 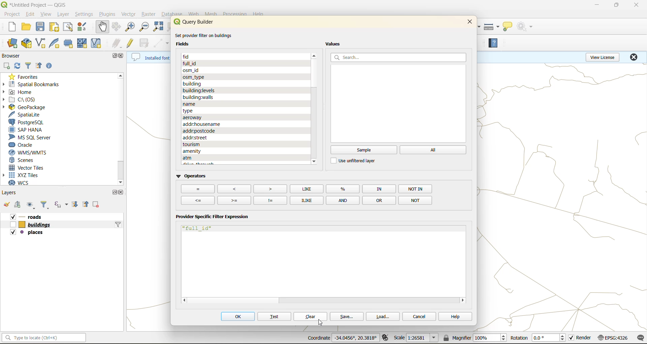 What do you see at coordinates (197, 189) in the screenshot?
I see `` at bounding box center [197, 189].